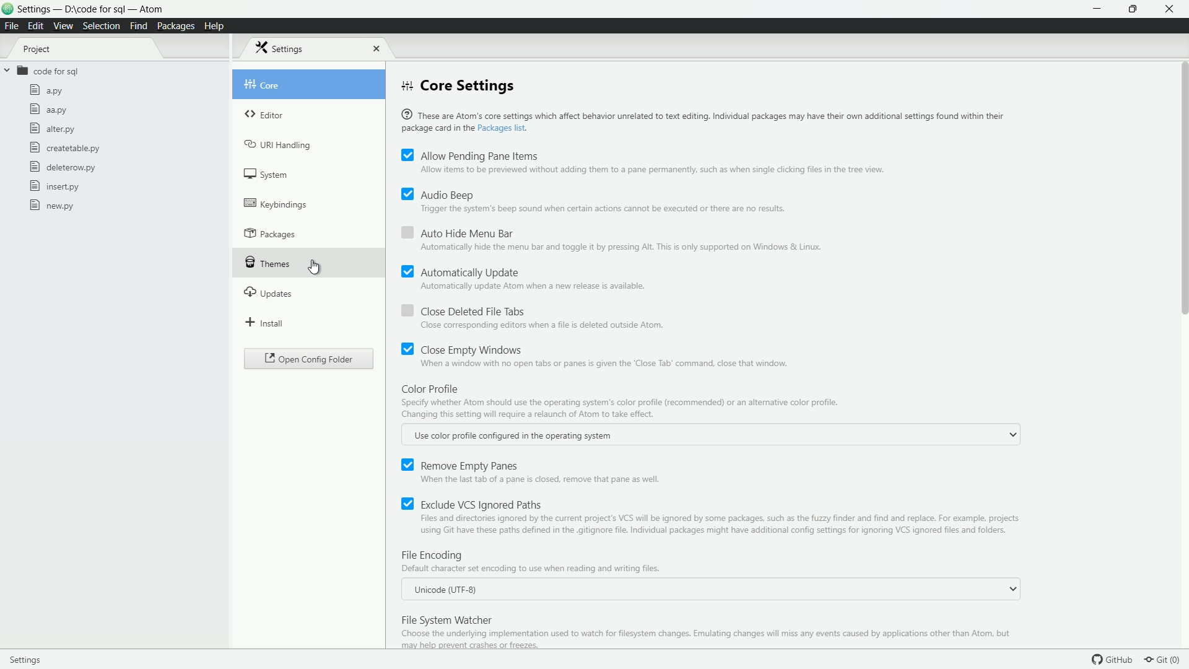  Describe the element at coordinates (1114, 659) in the screenshot. I see `github` at that location.